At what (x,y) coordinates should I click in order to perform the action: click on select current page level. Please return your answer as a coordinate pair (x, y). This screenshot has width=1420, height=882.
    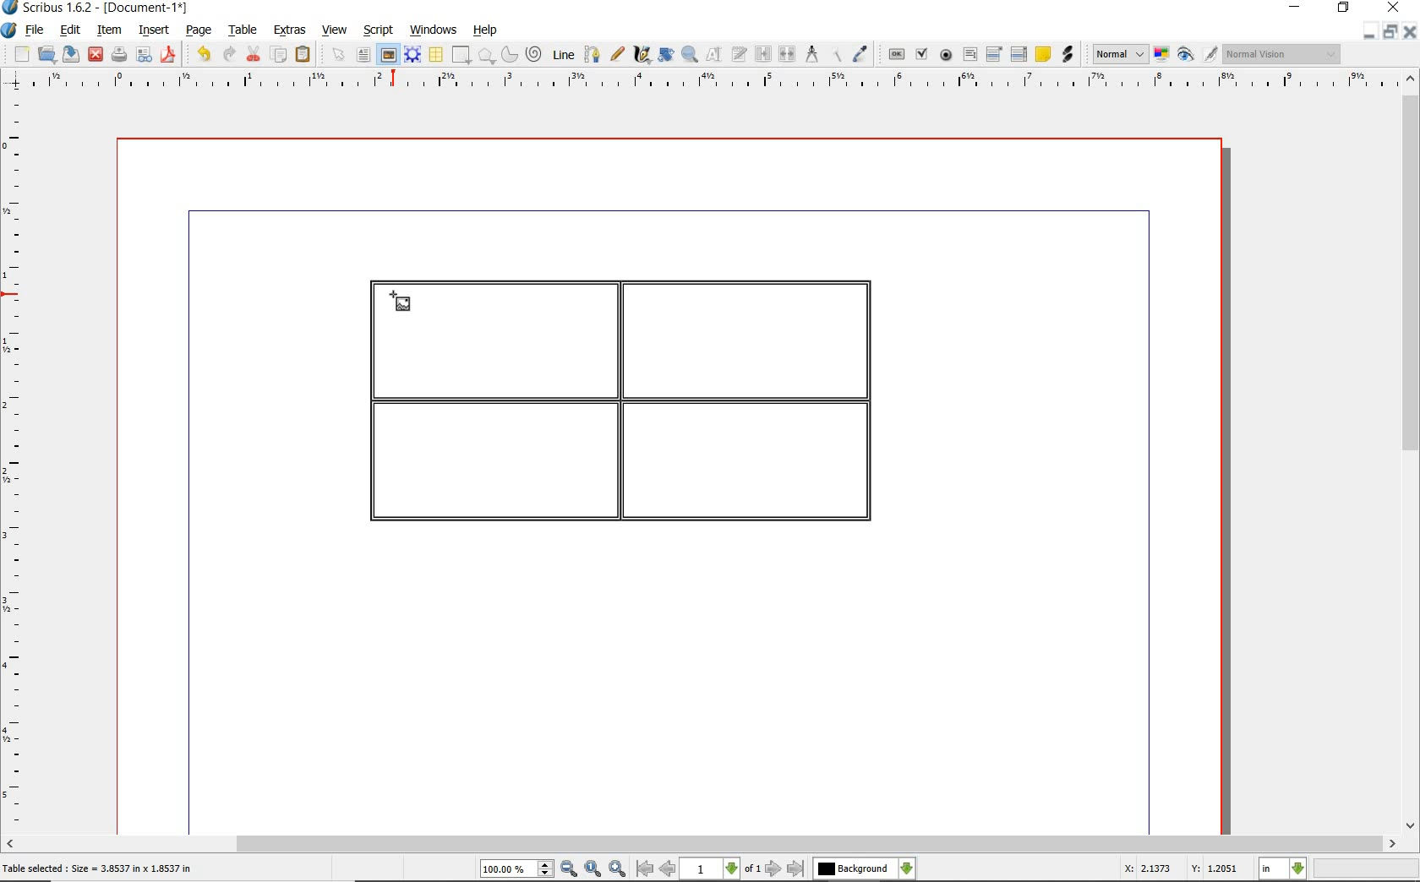
    Looking at the image, I should click on (721, 868).